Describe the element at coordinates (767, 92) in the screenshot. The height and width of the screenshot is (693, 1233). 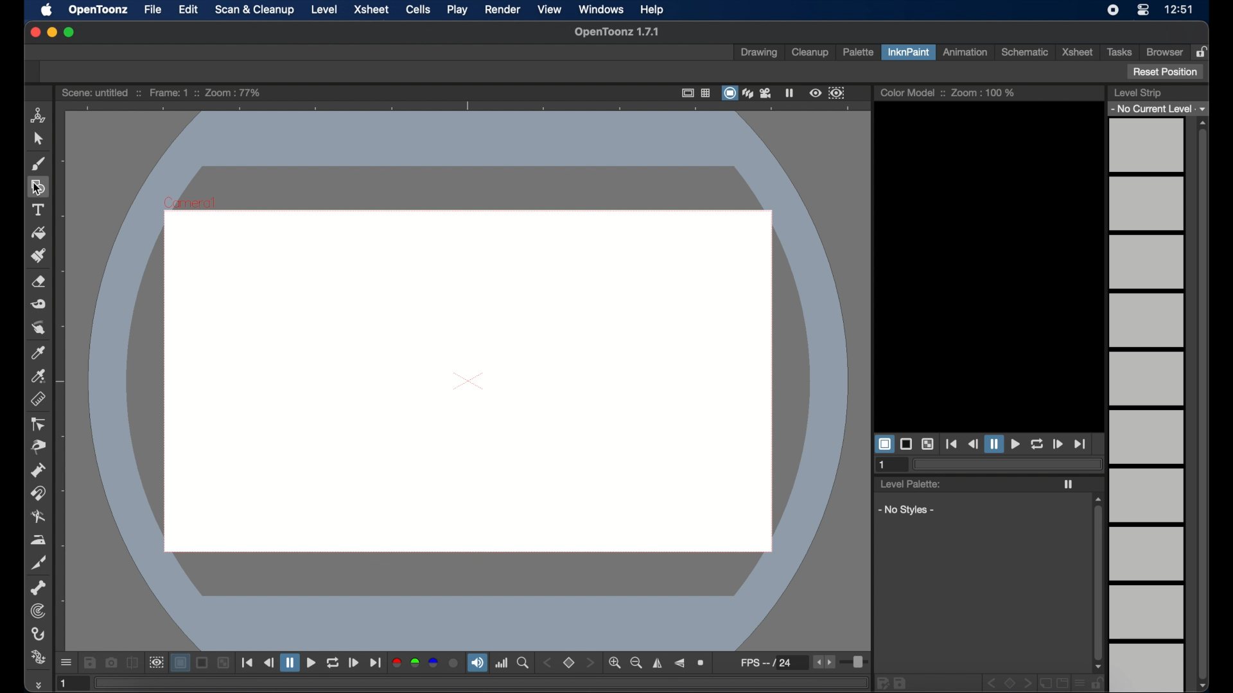
I see `camera` at that location.